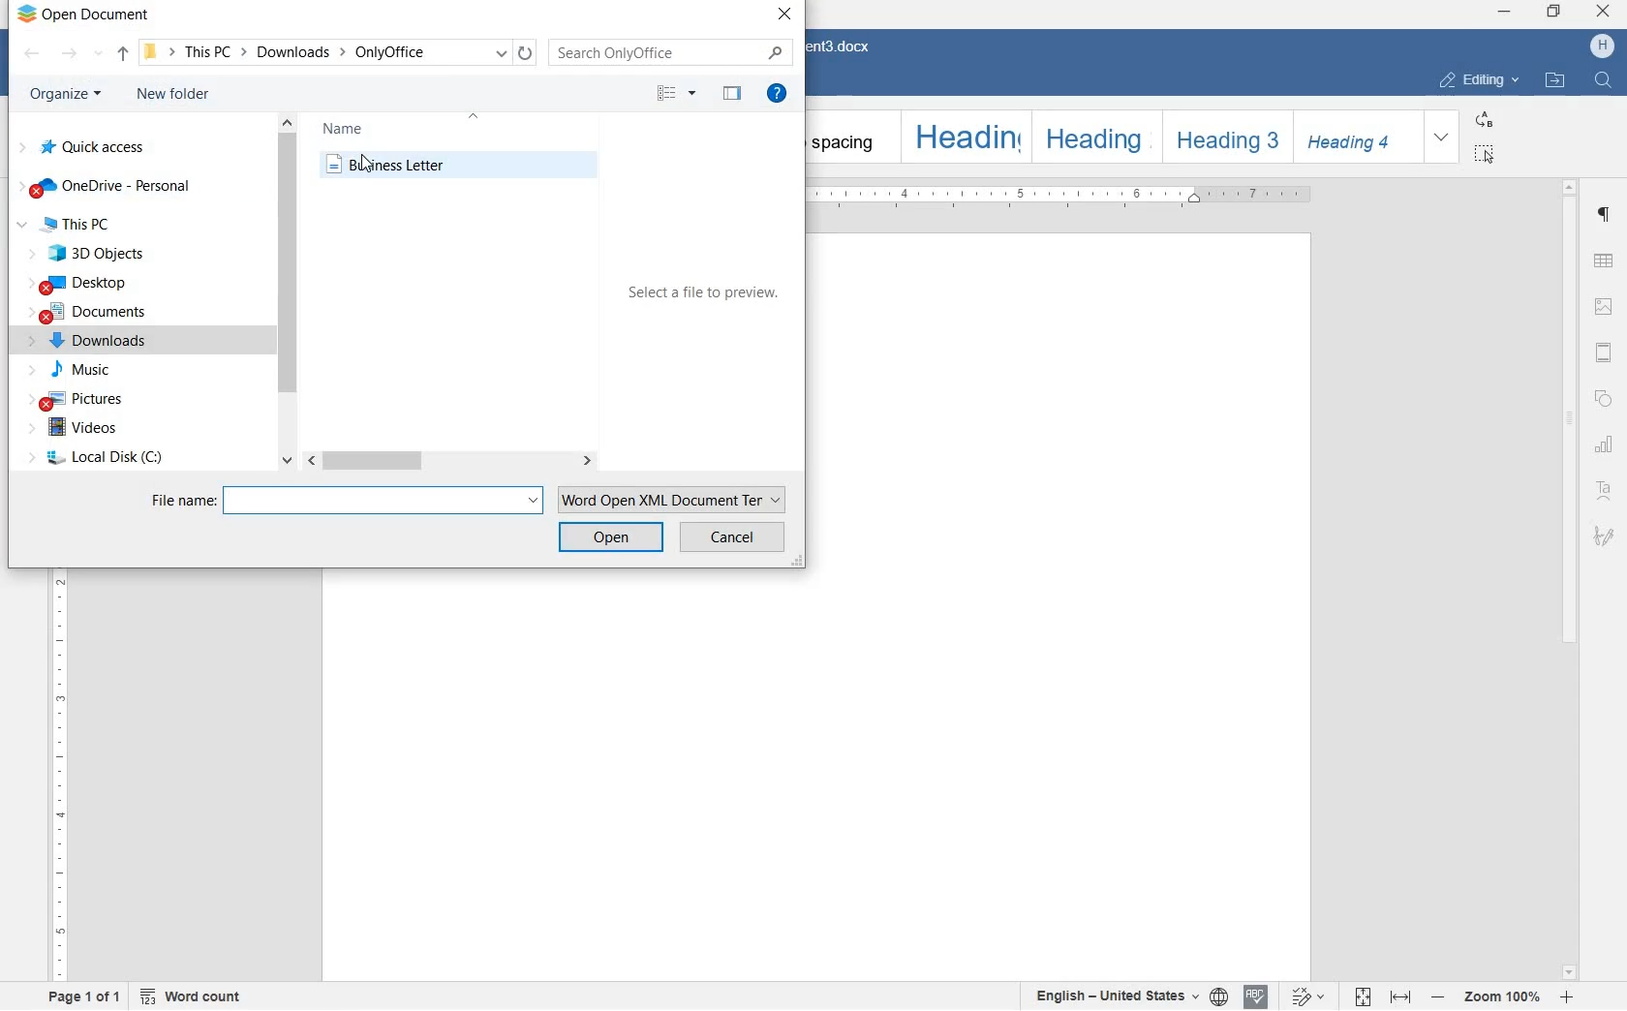 The image size is (1627, 1011). Describe the element at coordinates (287, 295) in the screenshot. I see `scrollbar` at that location.